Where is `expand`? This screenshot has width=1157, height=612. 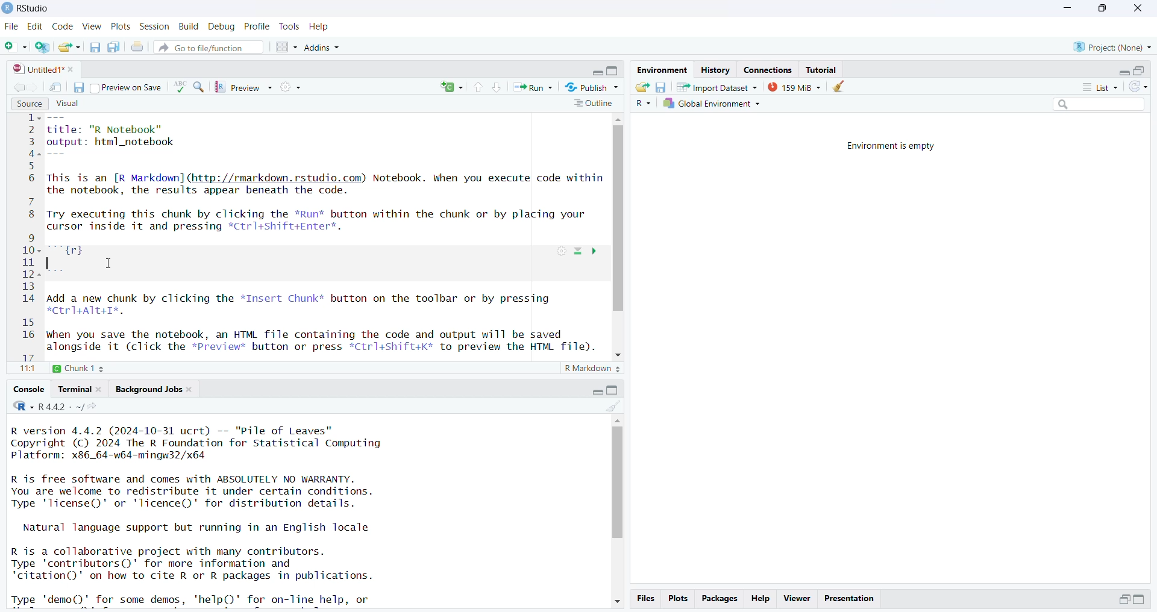 expand is located at coordinates (1124, 72).